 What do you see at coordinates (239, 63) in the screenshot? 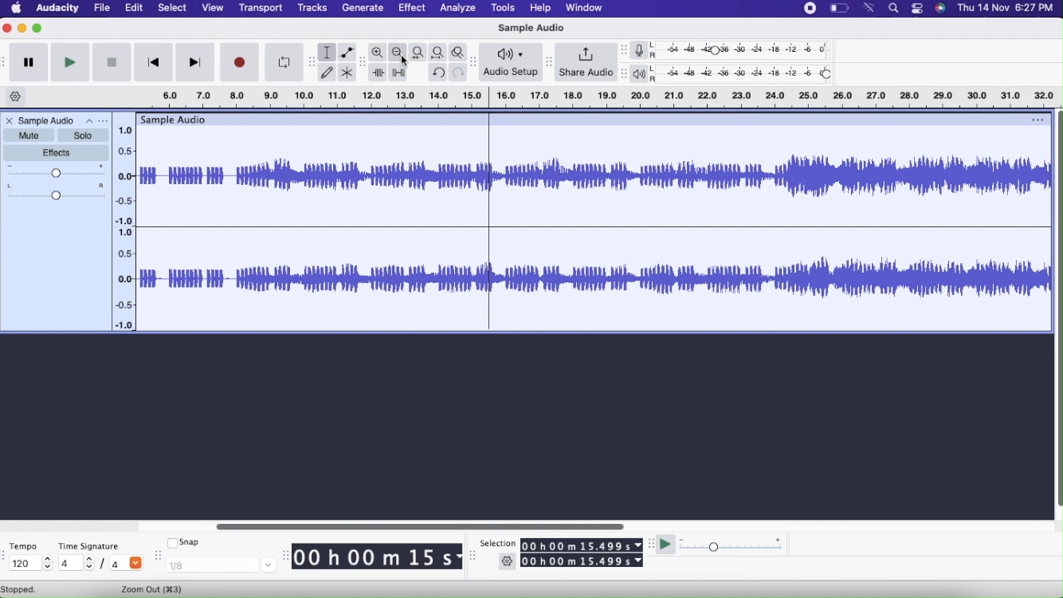
I see `Record` at bounding box center [239, 63].